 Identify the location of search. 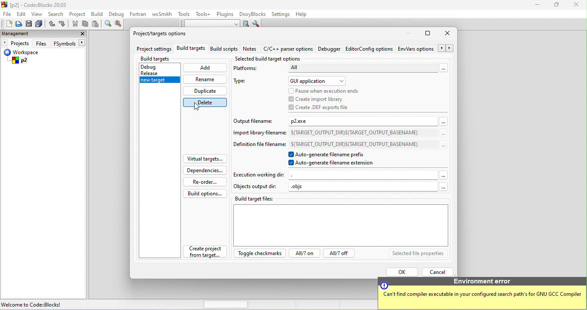
(56, 13).